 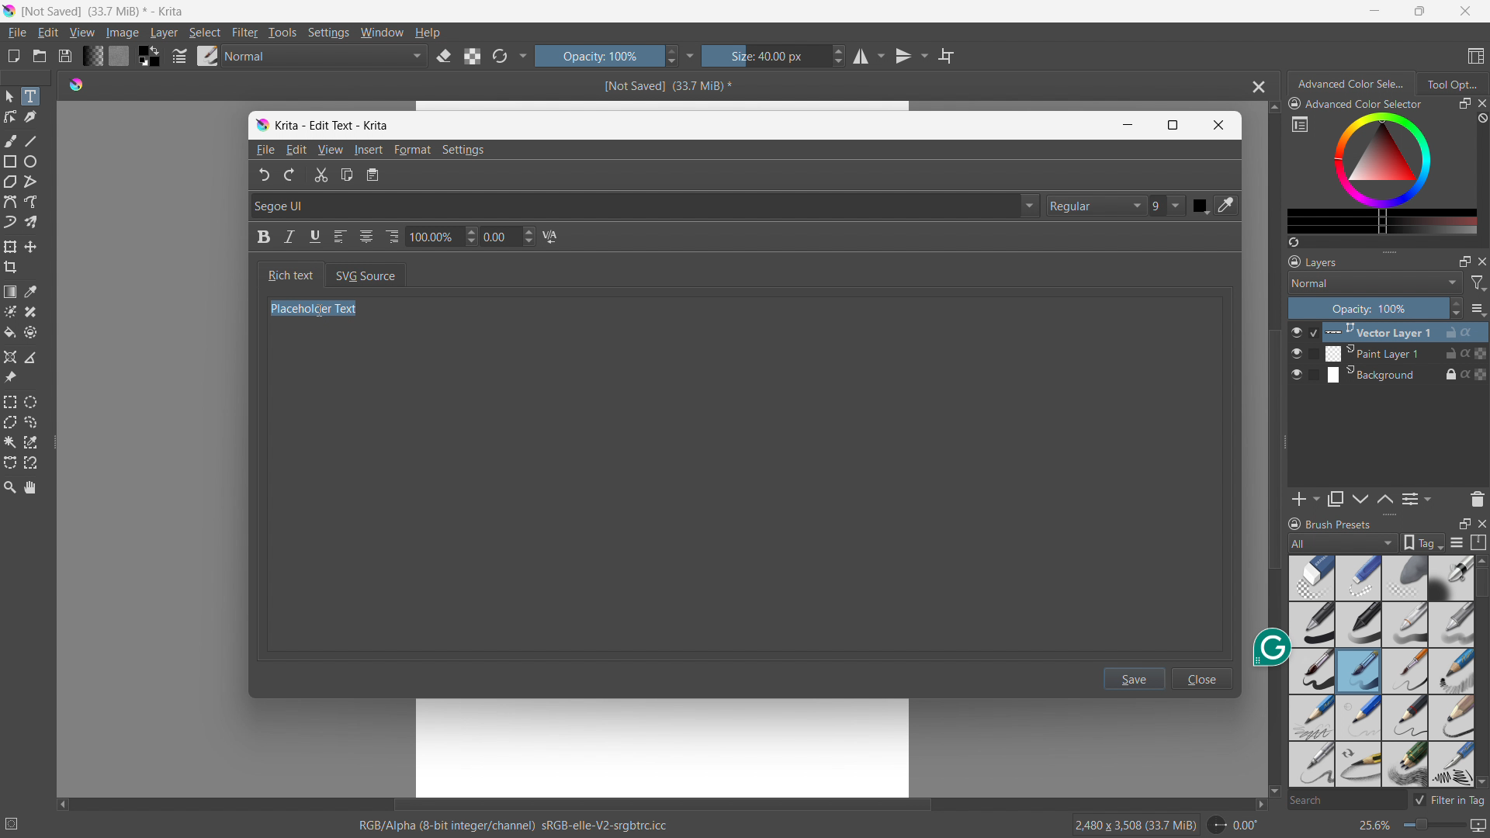 I want to click on polyline tool, so click(x=30, y=183).